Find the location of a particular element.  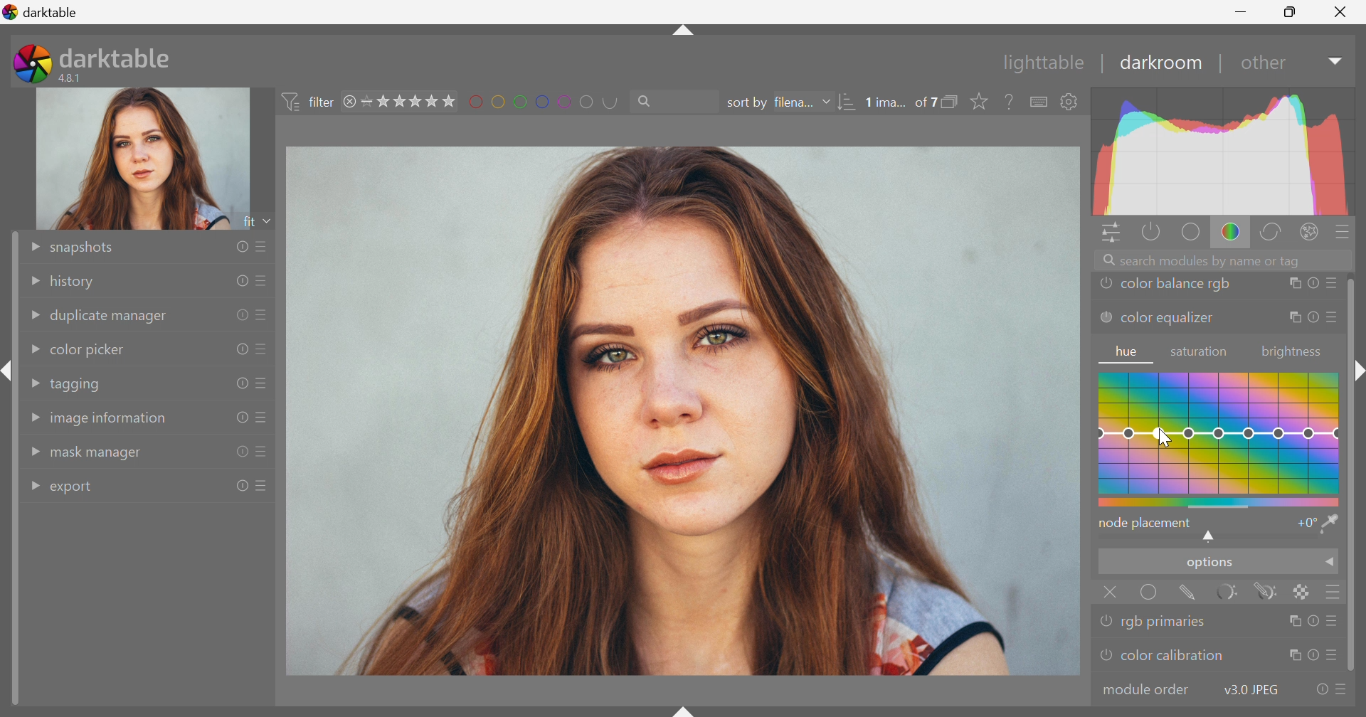

filter by images color label is located at coordinates (547, 101).